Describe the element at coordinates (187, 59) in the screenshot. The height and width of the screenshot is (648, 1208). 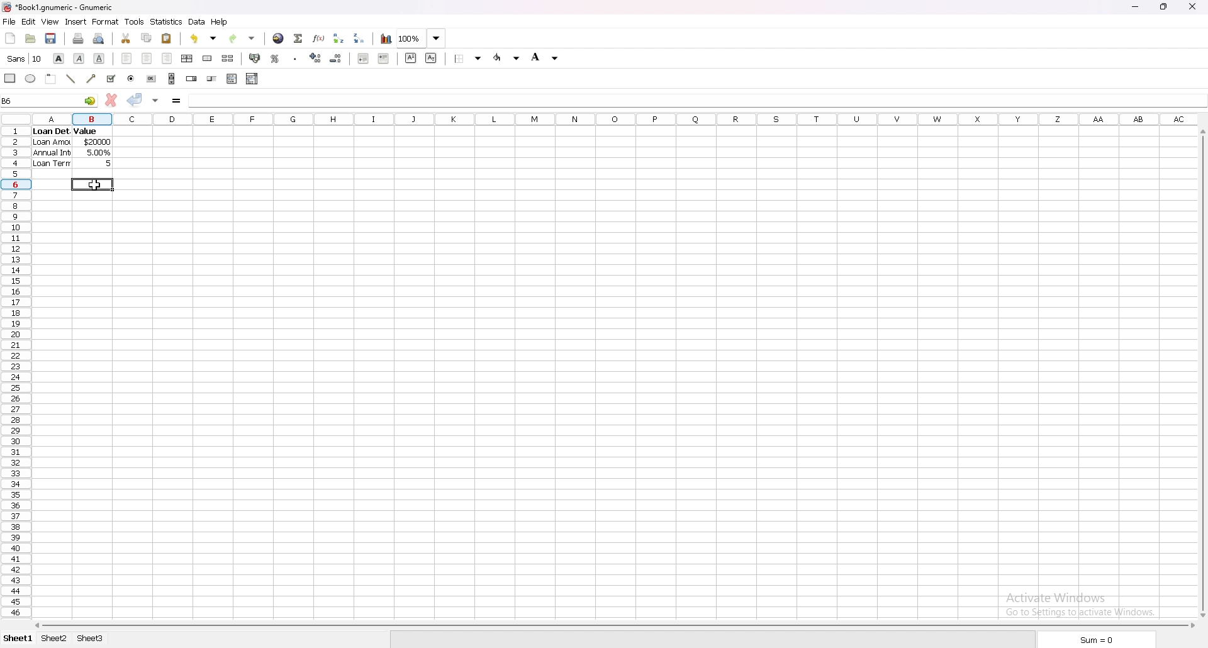
I see `centre horizontally` at that location.